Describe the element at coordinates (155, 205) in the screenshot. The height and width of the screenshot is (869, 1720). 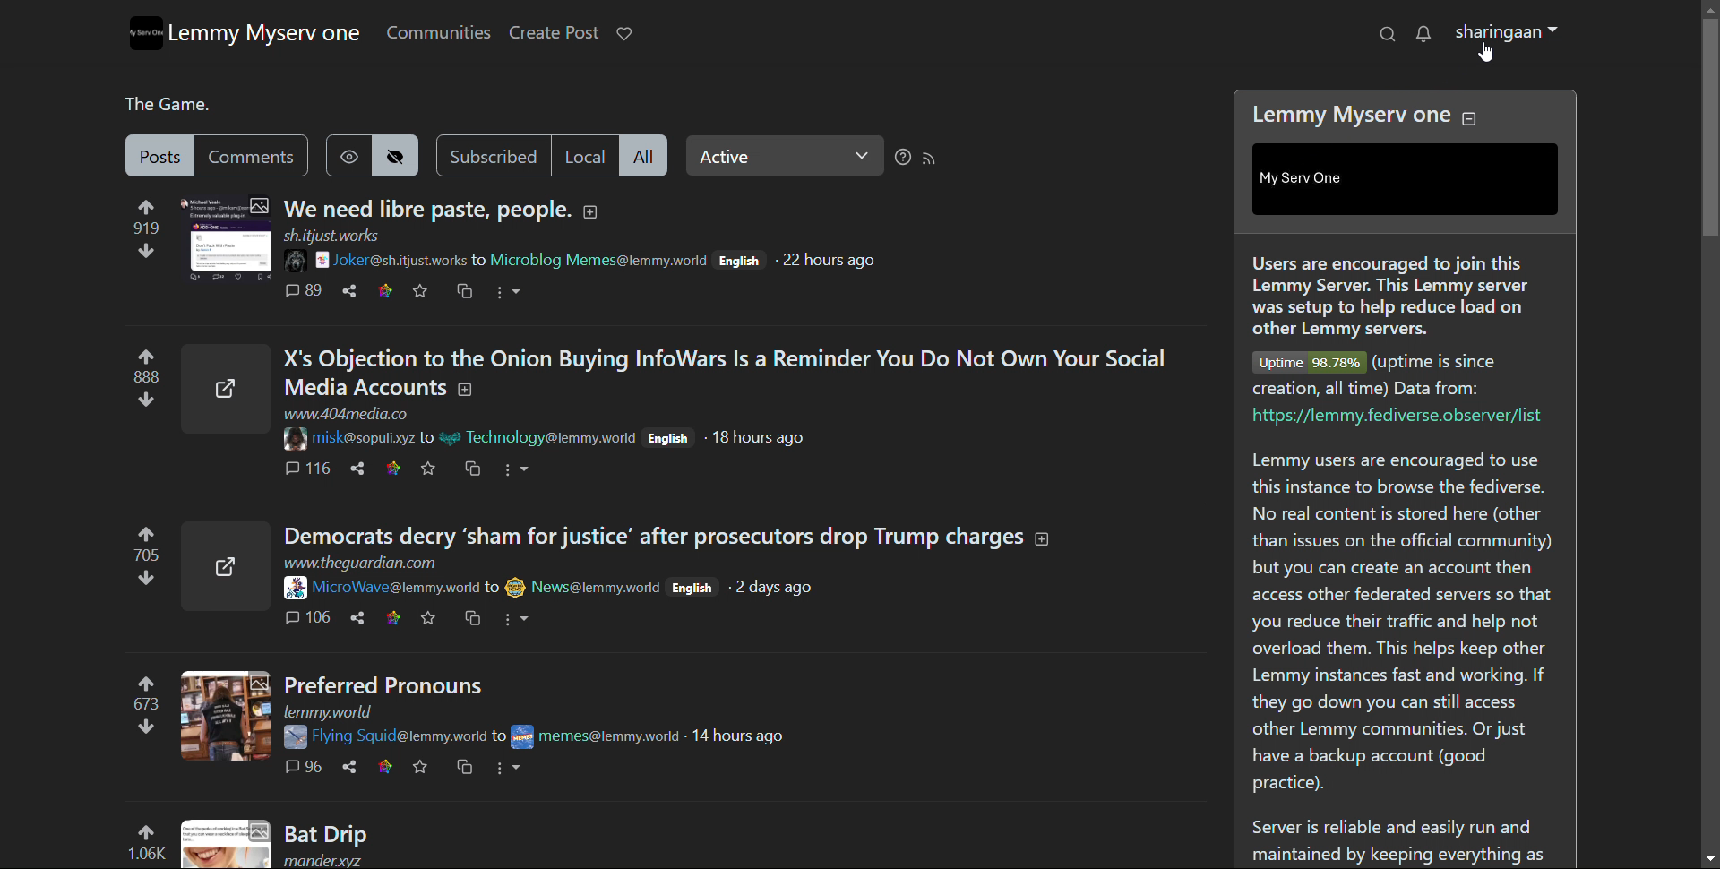
I see `upvotes` at that location.